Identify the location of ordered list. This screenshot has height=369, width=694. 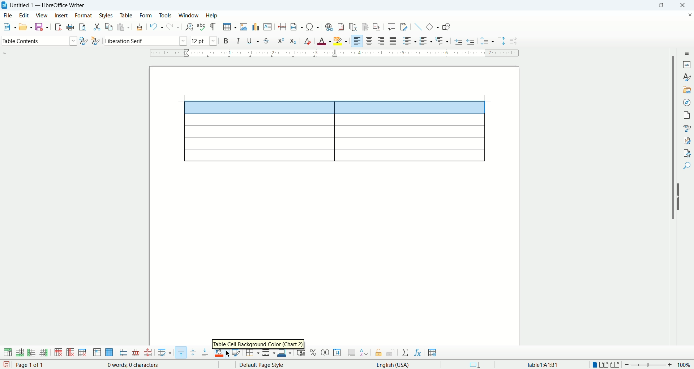
(425, 41).